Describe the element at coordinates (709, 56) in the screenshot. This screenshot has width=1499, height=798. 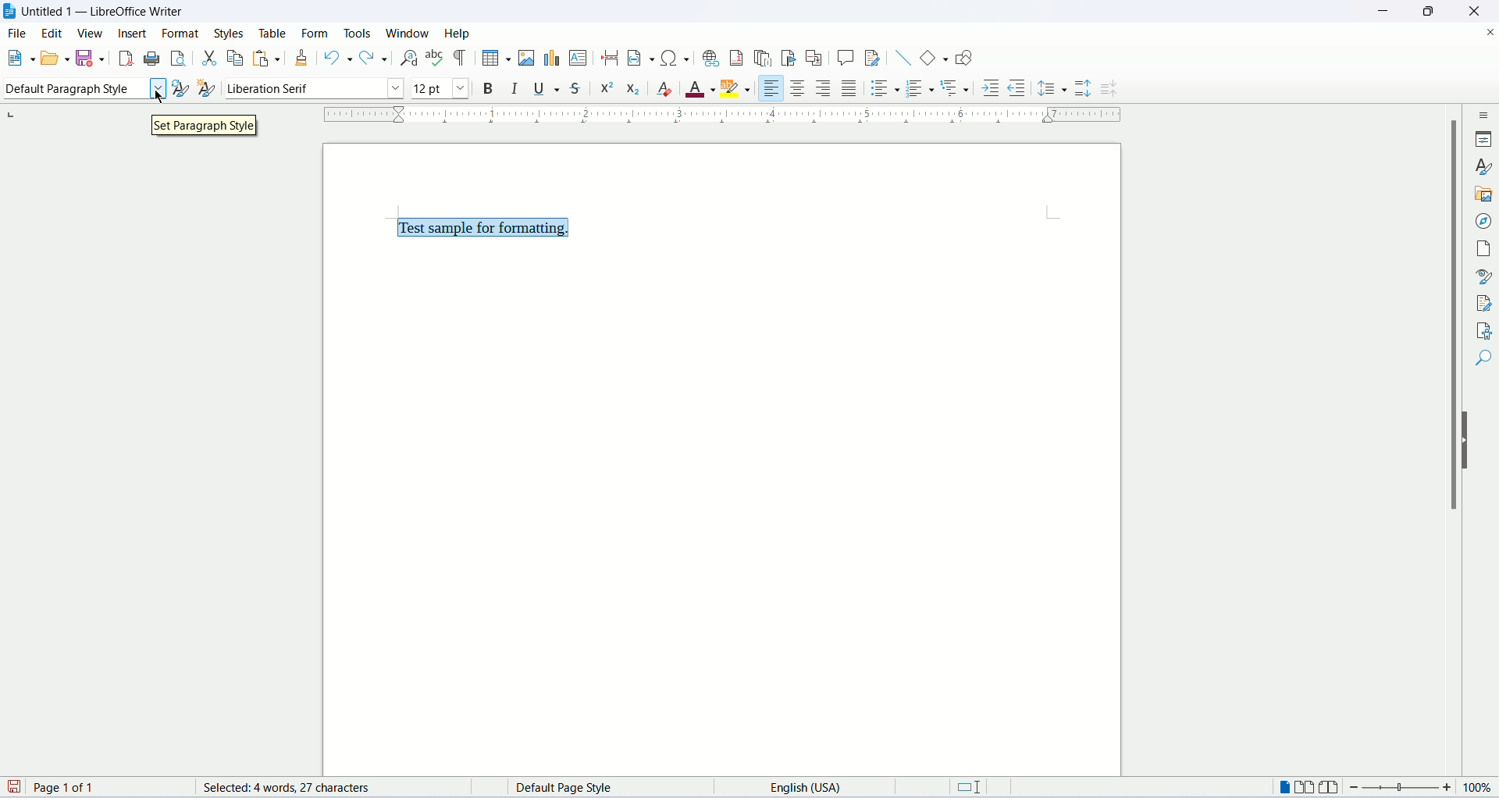
I see `insert hyperlink` at that location.